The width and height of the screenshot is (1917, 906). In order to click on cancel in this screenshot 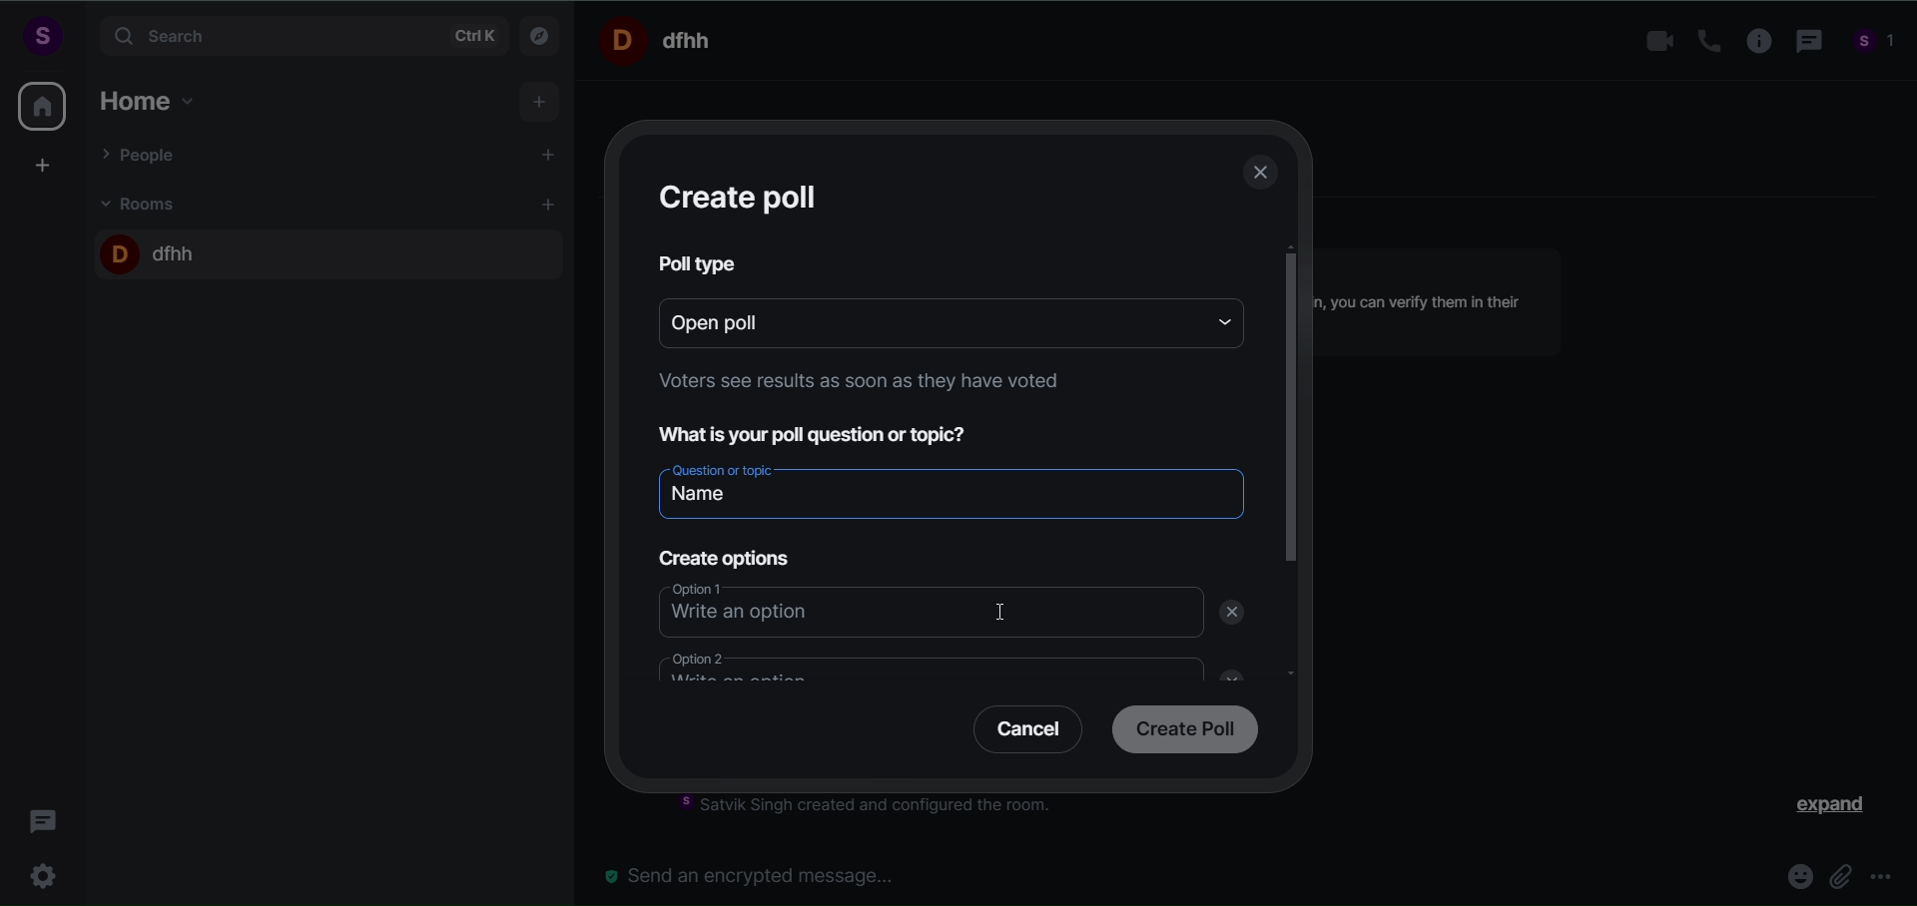, I will do `click(1020, 733)`.